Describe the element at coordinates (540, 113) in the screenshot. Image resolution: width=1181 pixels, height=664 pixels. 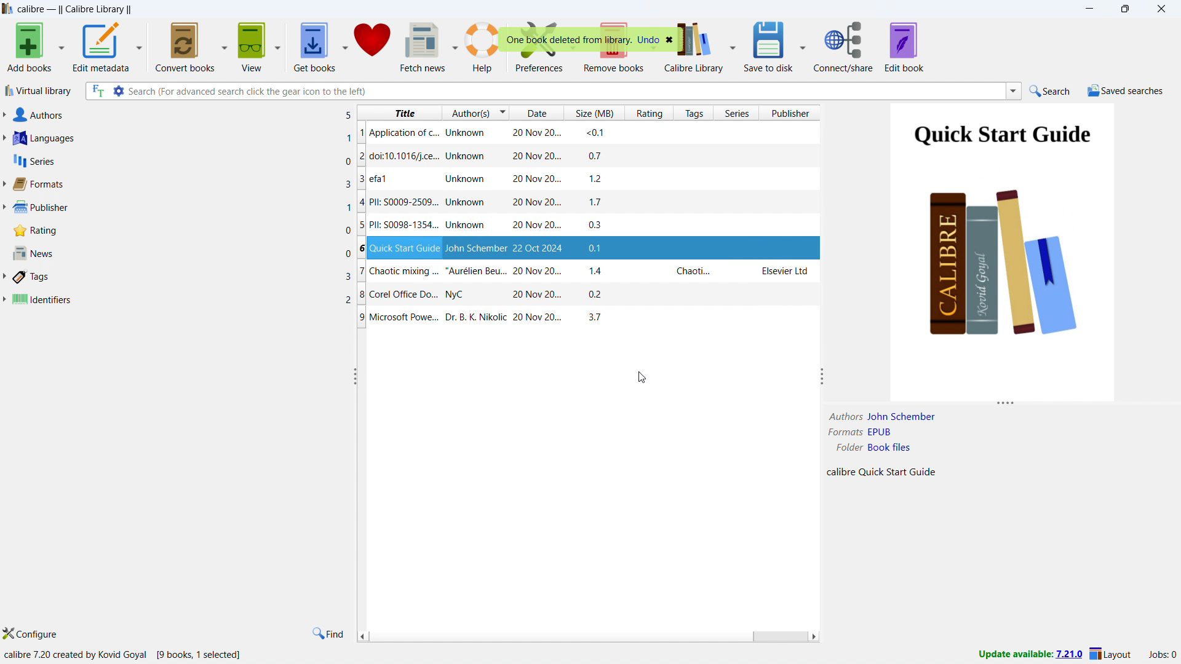
I see `sort by date` at that location.